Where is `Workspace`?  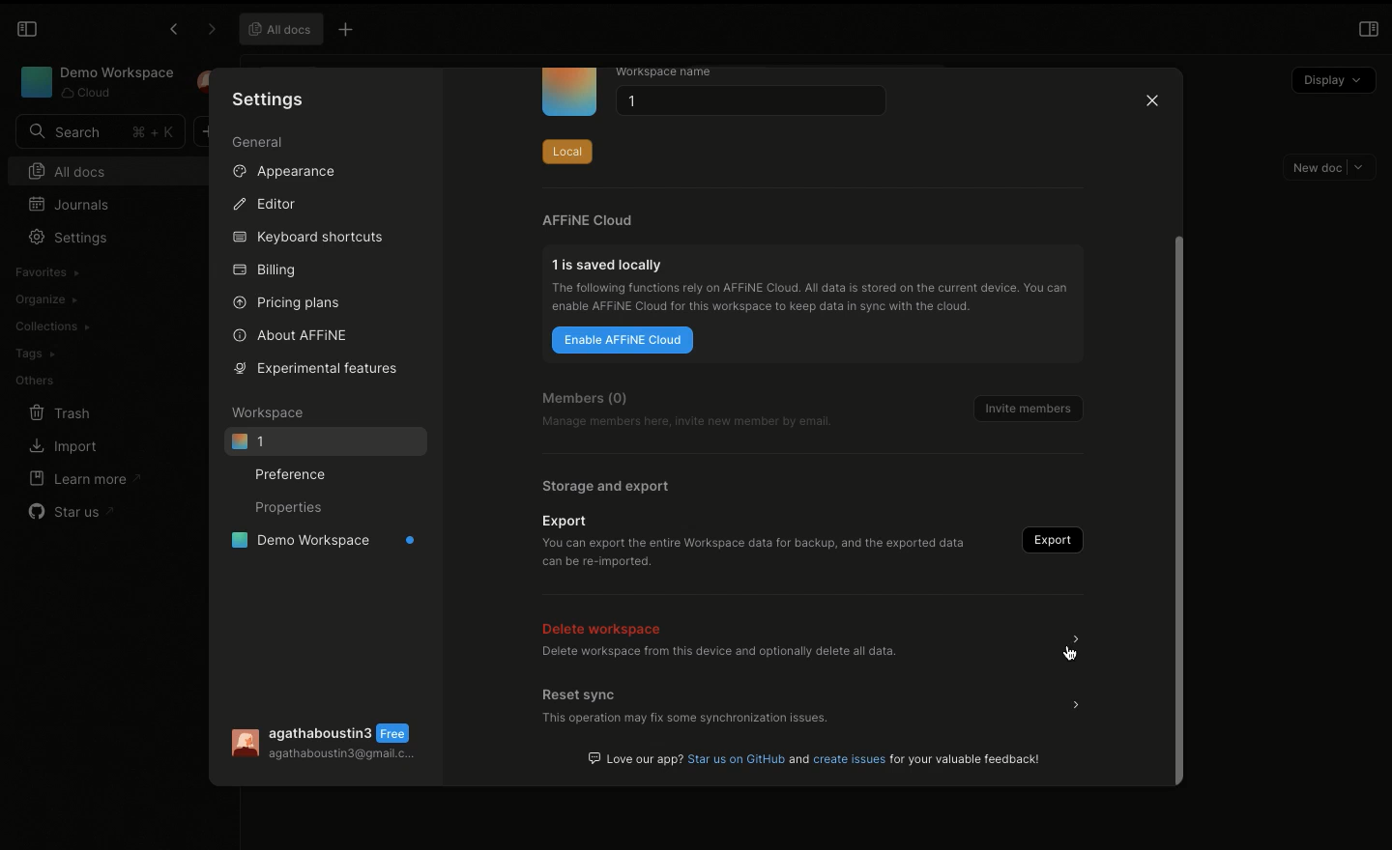 Workspace is located at coordinates (95, 82).